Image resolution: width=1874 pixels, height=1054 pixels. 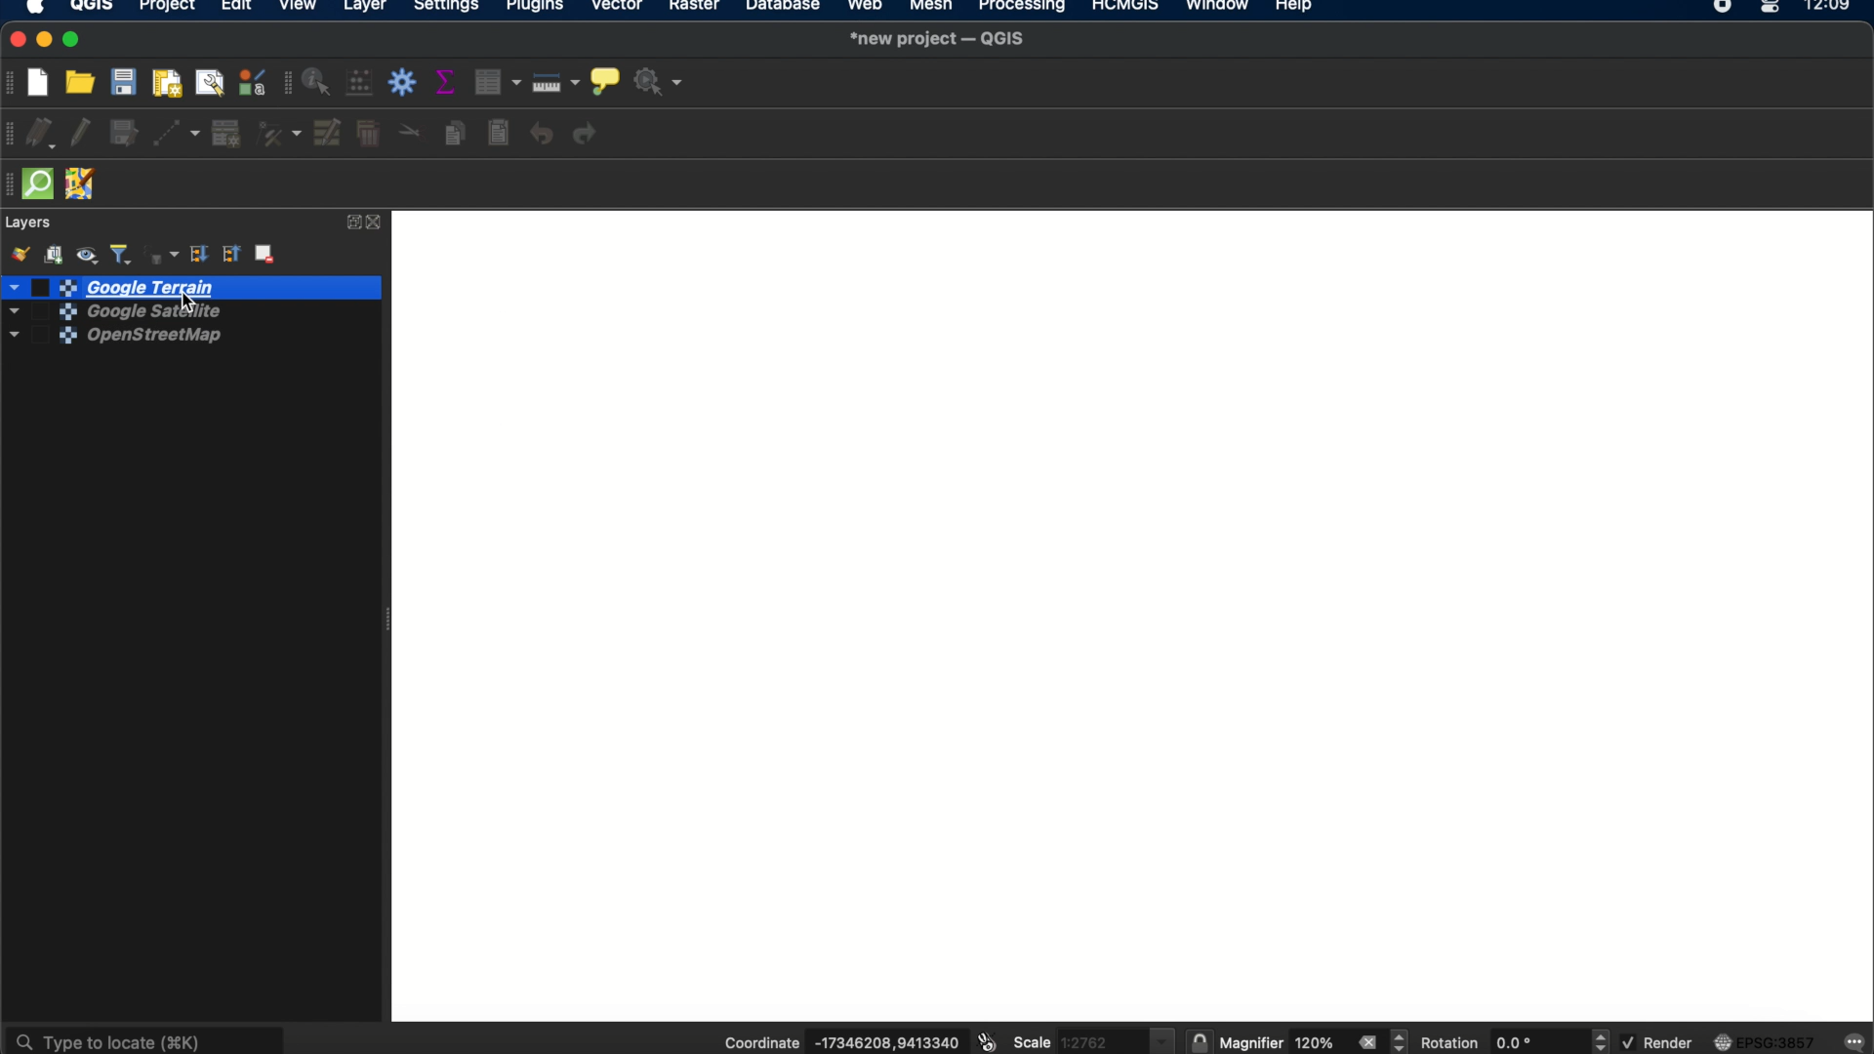 What do you see at coordinates (235, 9) in the screenshot?
I see `edit` at bounding box center [235, 9].